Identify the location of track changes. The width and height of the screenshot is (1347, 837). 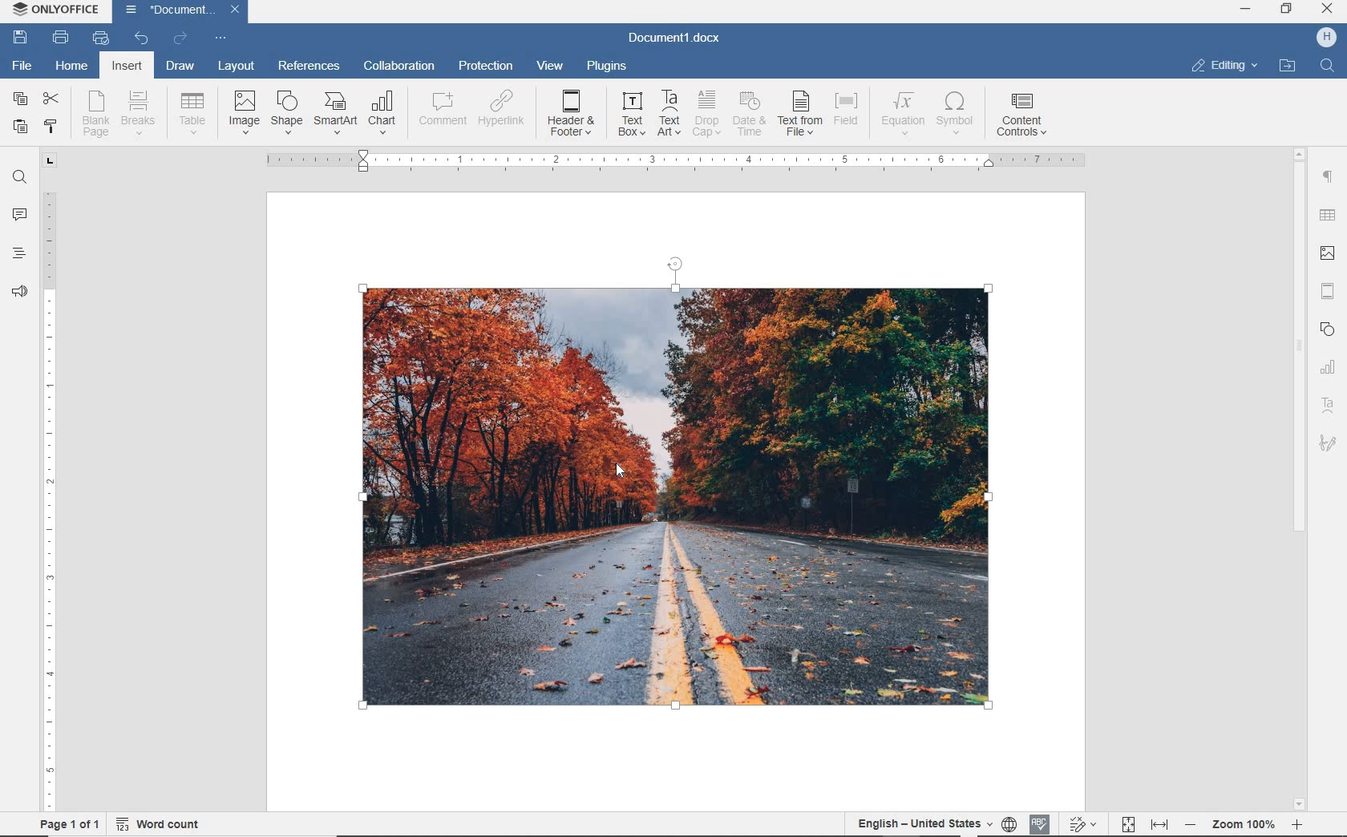
(1086, 825).